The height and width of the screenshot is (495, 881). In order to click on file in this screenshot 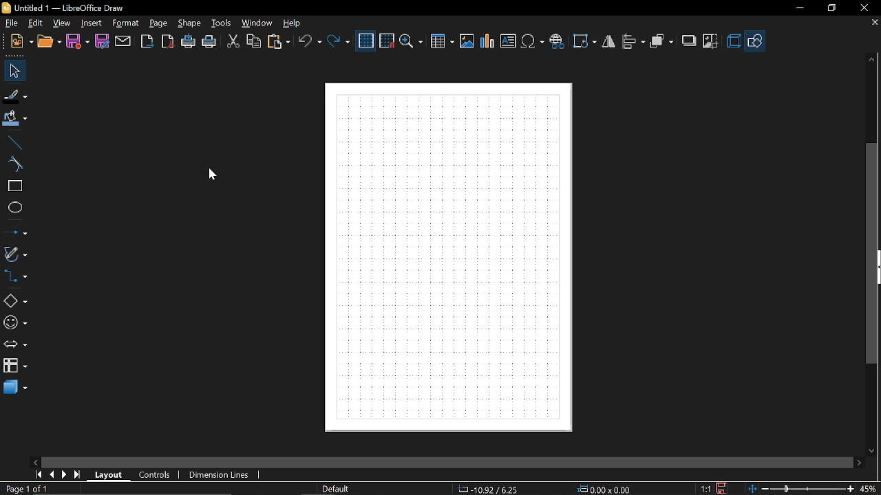, I will do `click(15, 24)`.